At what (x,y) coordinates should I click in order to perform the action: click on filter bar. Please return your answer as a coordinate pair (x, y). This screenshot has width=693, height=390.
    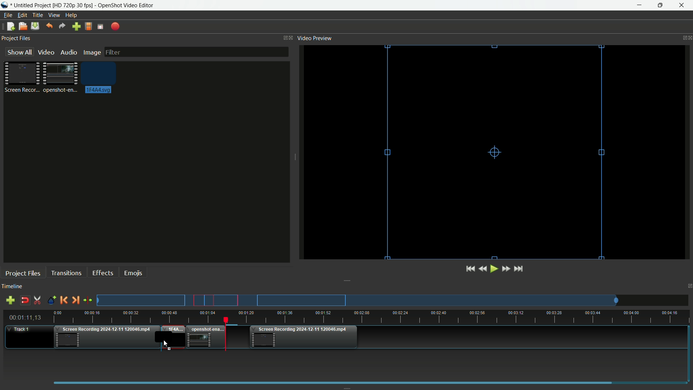
    Looking at the image, I should click on (196, 51).